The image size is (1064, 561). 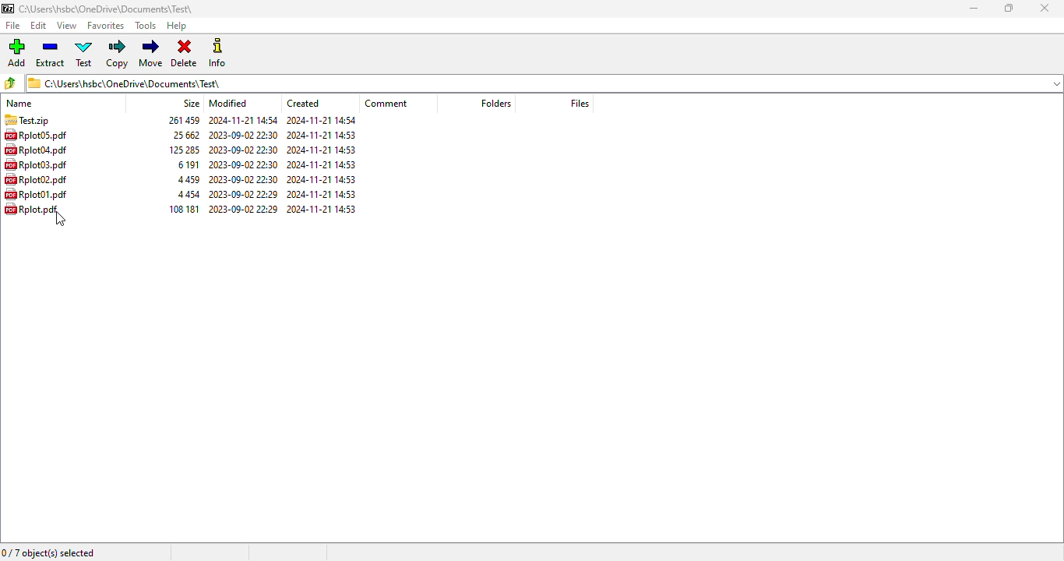 What do you see at coordinates (580, 103) in the screenshot?
I see `files` at bounding box center [580, 103].